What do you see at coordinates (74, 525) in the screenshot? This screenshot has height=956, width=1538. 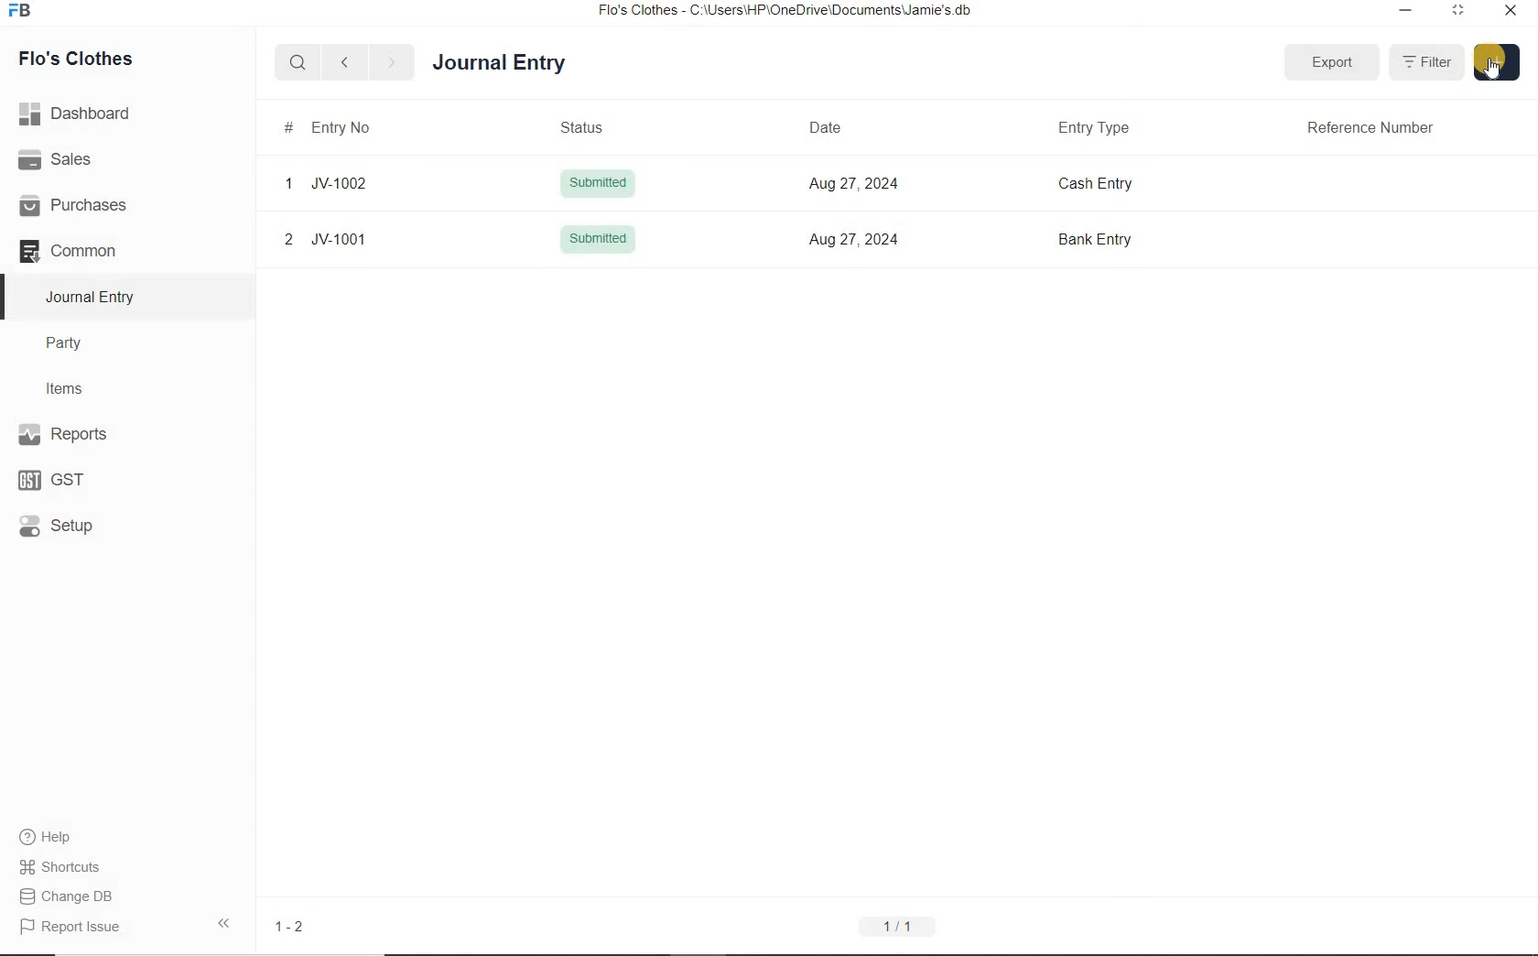 I see `Setup` at bounding box center [74, 525].